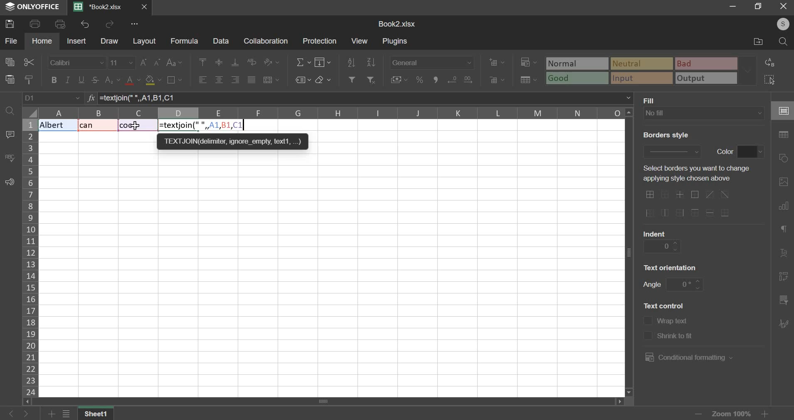 The image size is (794, 420). Describe the element at coordinates (647, 328) in the screenshot. I see `text control` at that location.